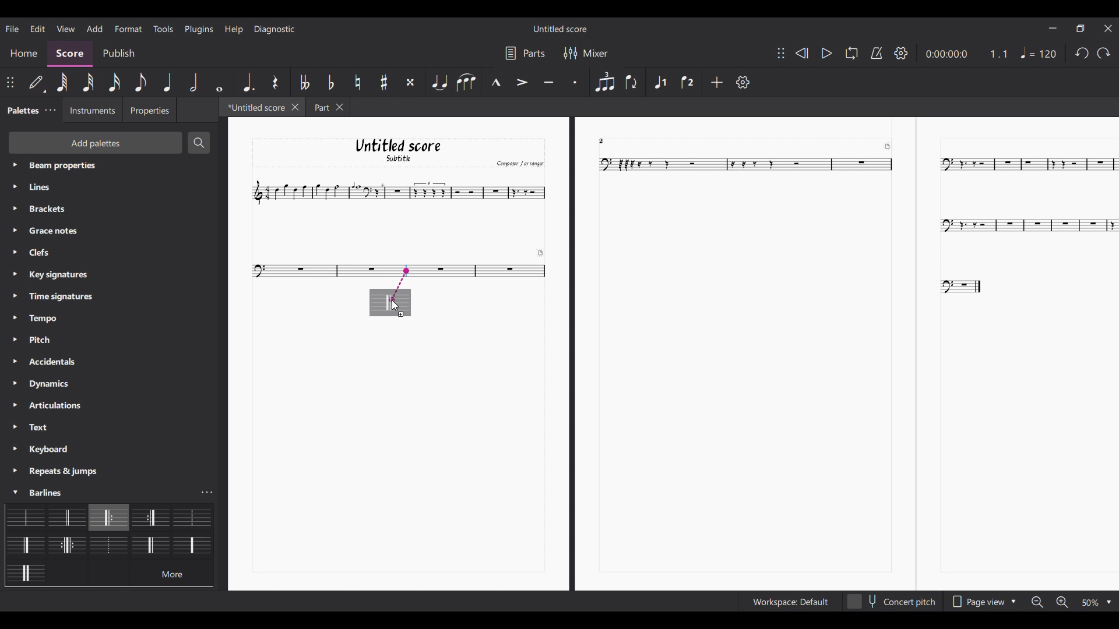 The height and width of the screenshot is (629, 1119). Describe the element at coordinates (193, 82) in the screenshot. I see `Half note` at that location.